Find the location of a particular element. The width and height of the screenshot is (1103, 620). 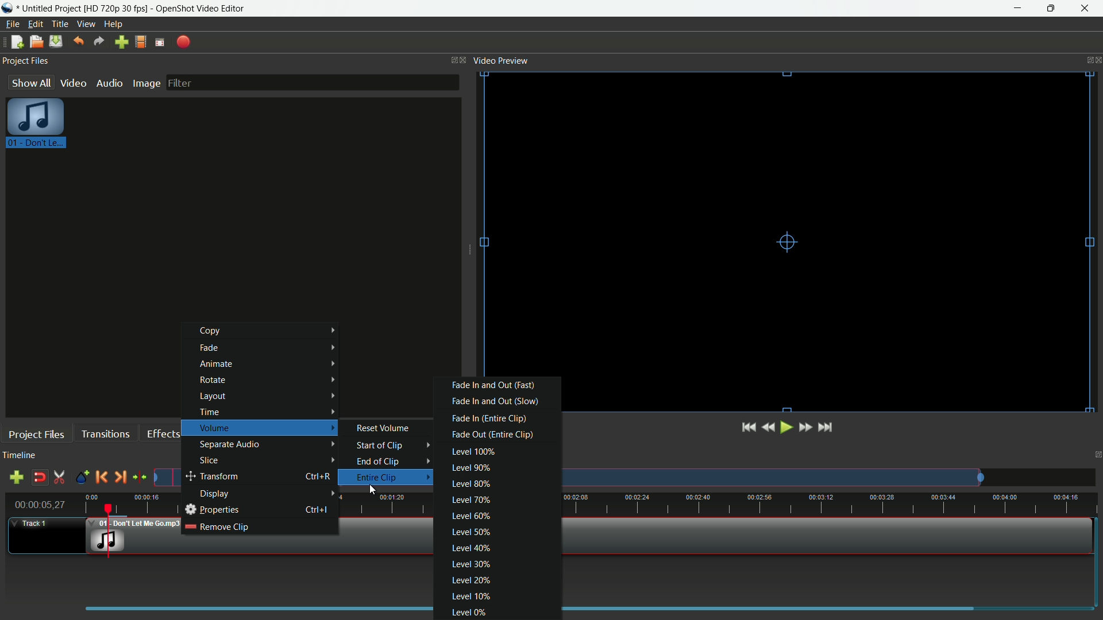

remove clip is located at coordinates (218, 526).